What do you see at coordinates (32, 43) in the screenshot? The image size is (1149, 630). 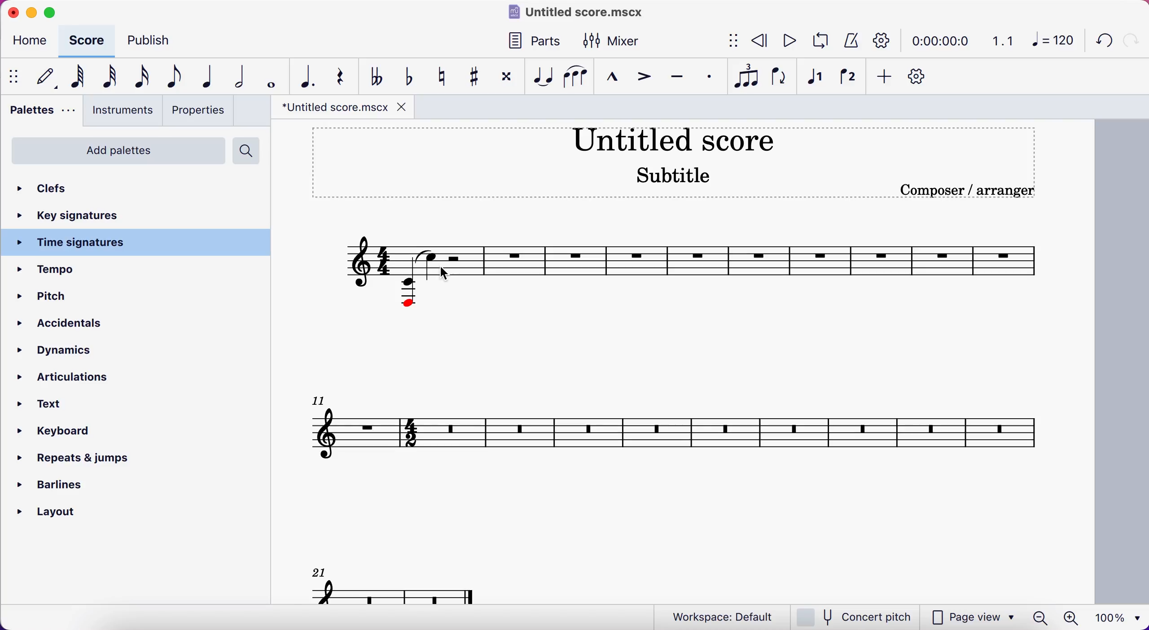 I see `home` at bounding box center [32, 43].